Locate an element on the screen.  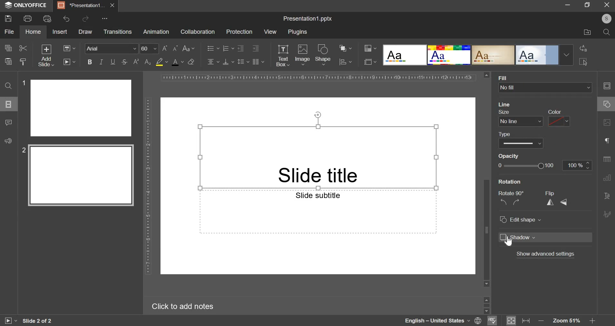
italics is located at coordinates (101, 61).